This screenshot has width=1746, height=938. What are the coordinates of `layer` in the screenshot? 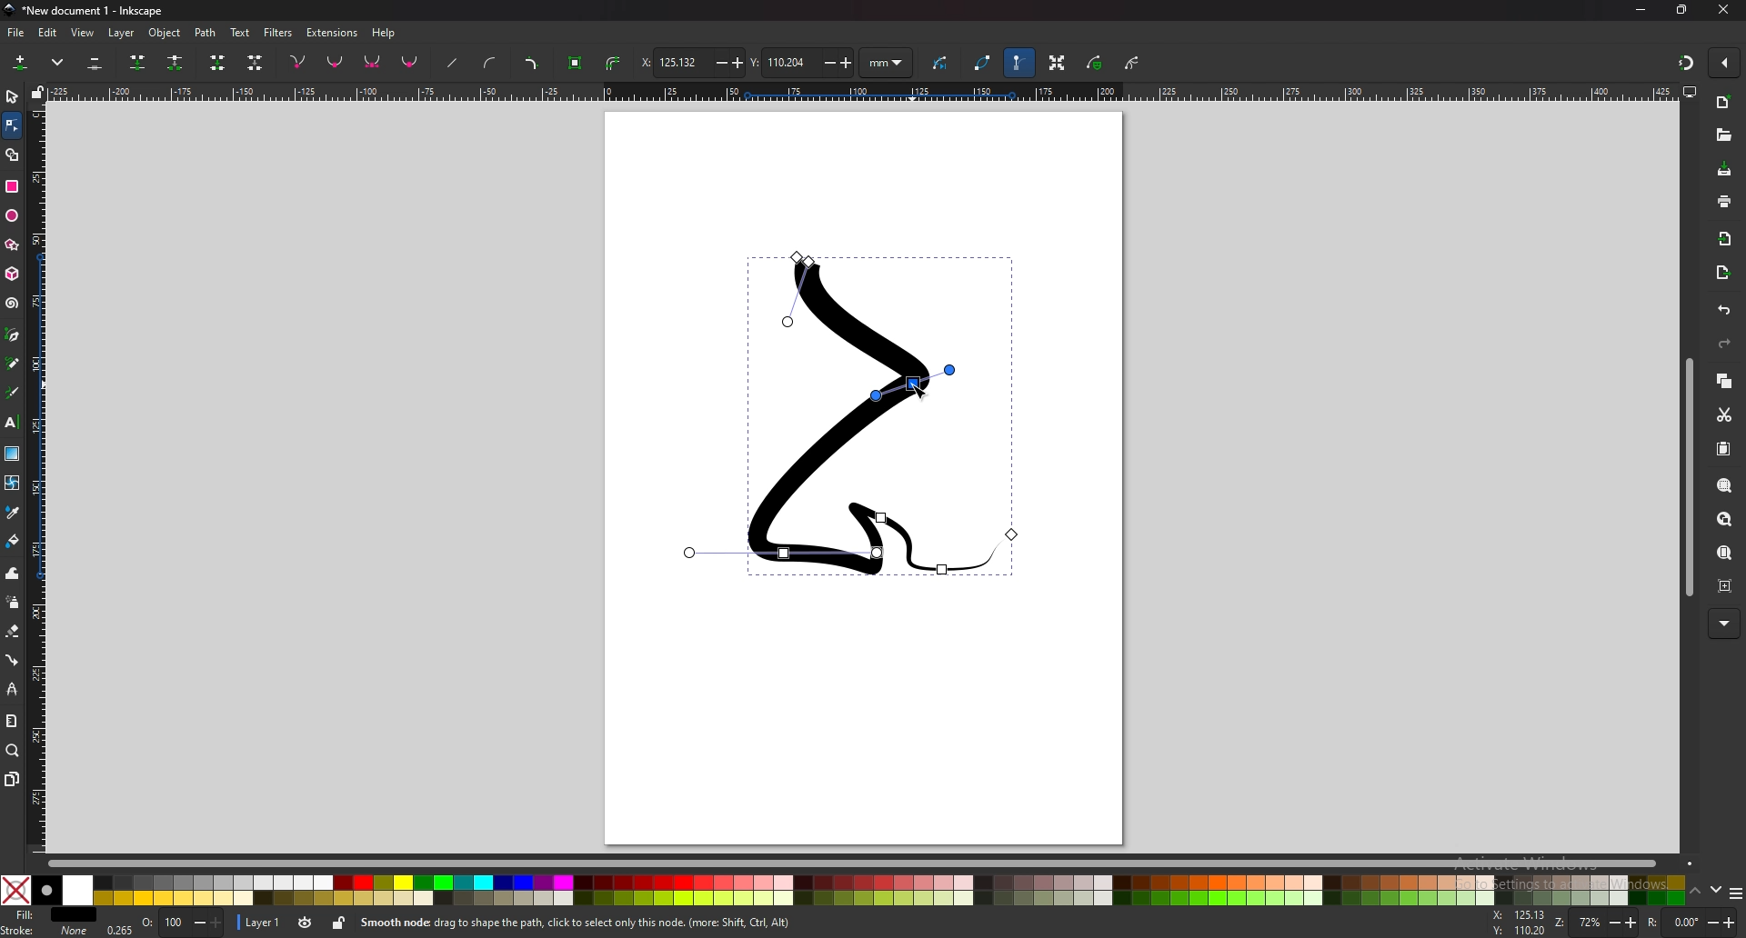 It's located at (124, 32).